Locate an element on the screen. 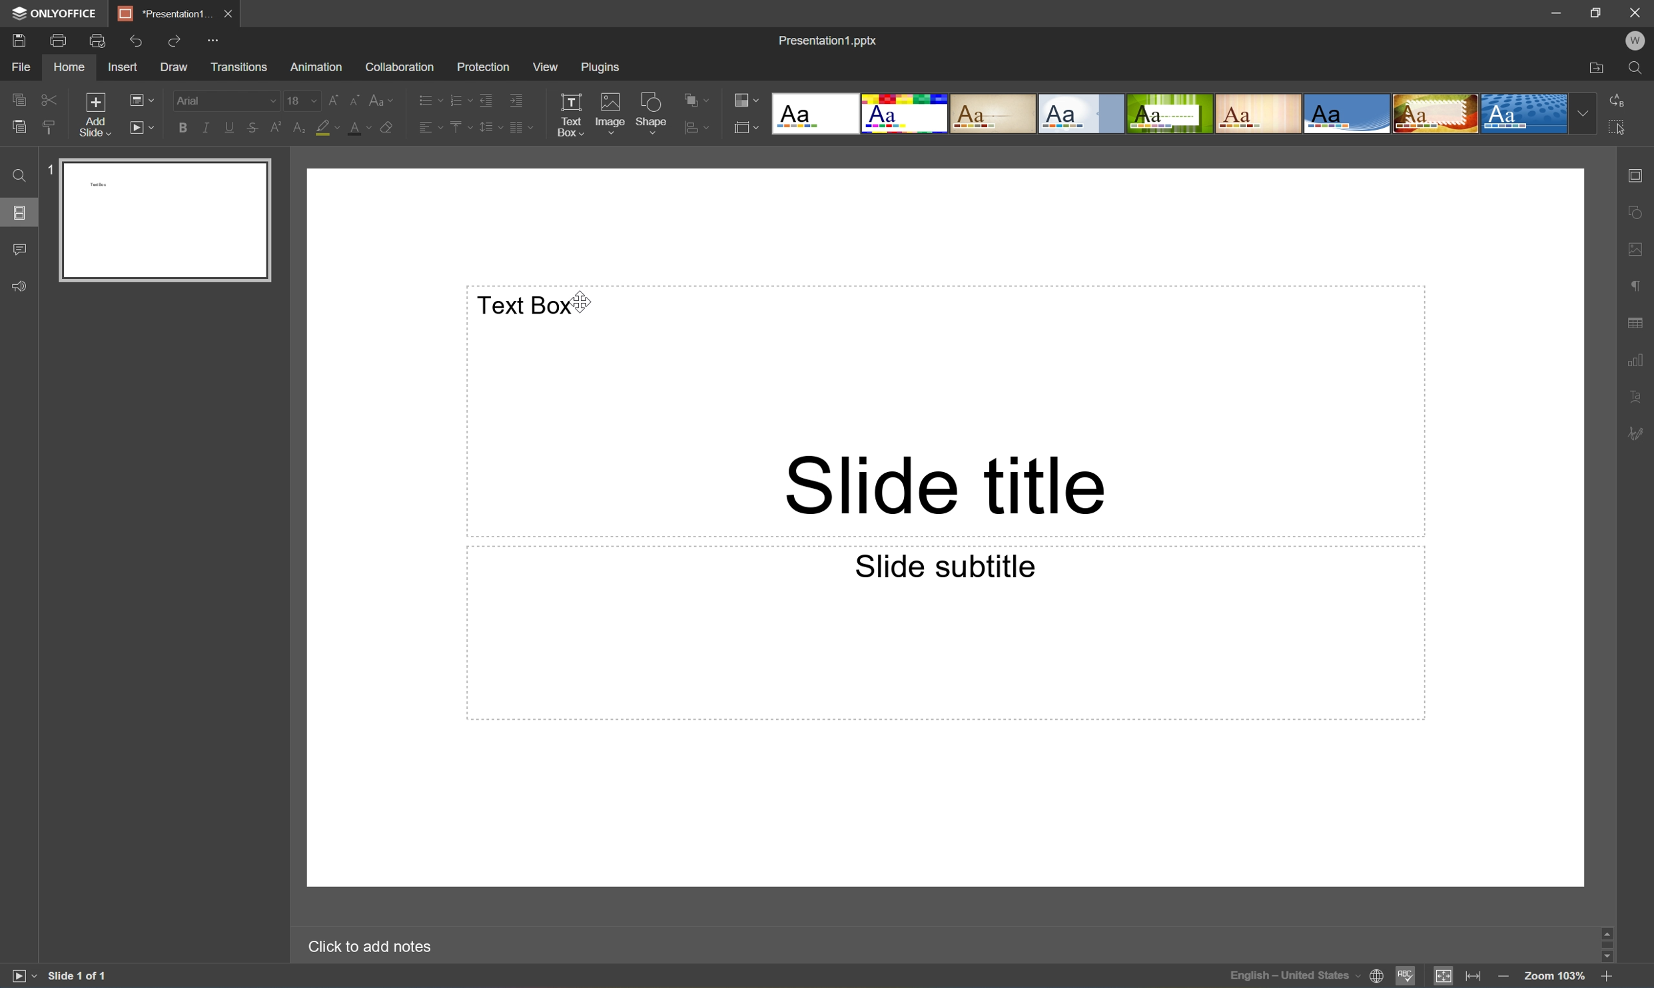 This screenshot has height=988, width=1654. Minimize is located at coordinates (1555, 11).